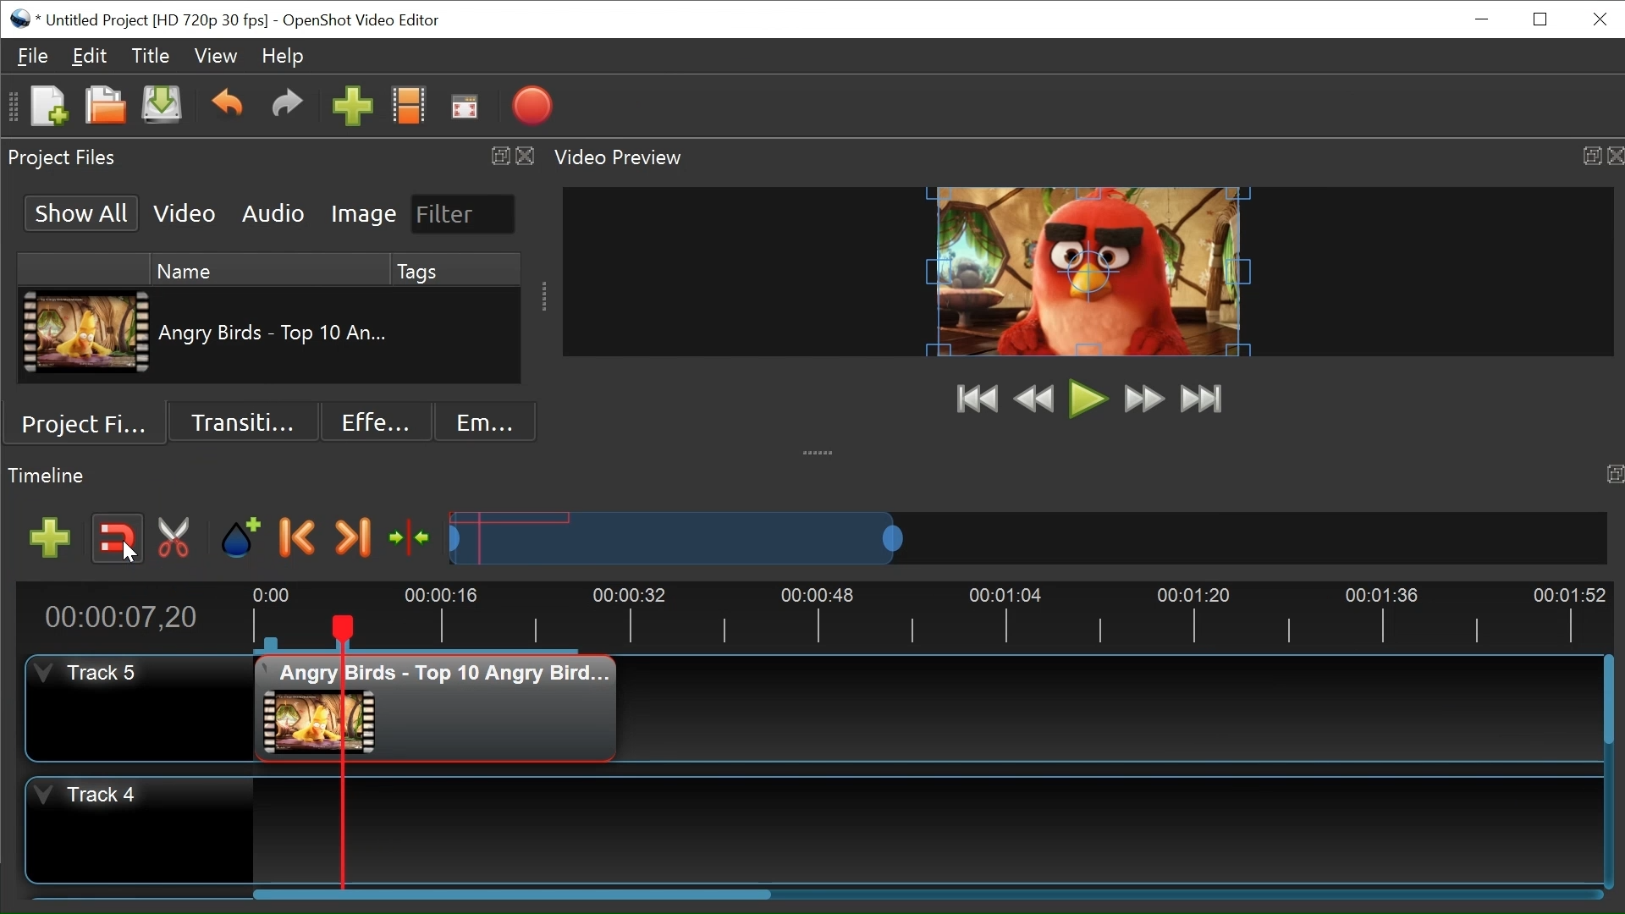 The image size is (1625, 914). I want to click on Current Position, so click(118, 618).